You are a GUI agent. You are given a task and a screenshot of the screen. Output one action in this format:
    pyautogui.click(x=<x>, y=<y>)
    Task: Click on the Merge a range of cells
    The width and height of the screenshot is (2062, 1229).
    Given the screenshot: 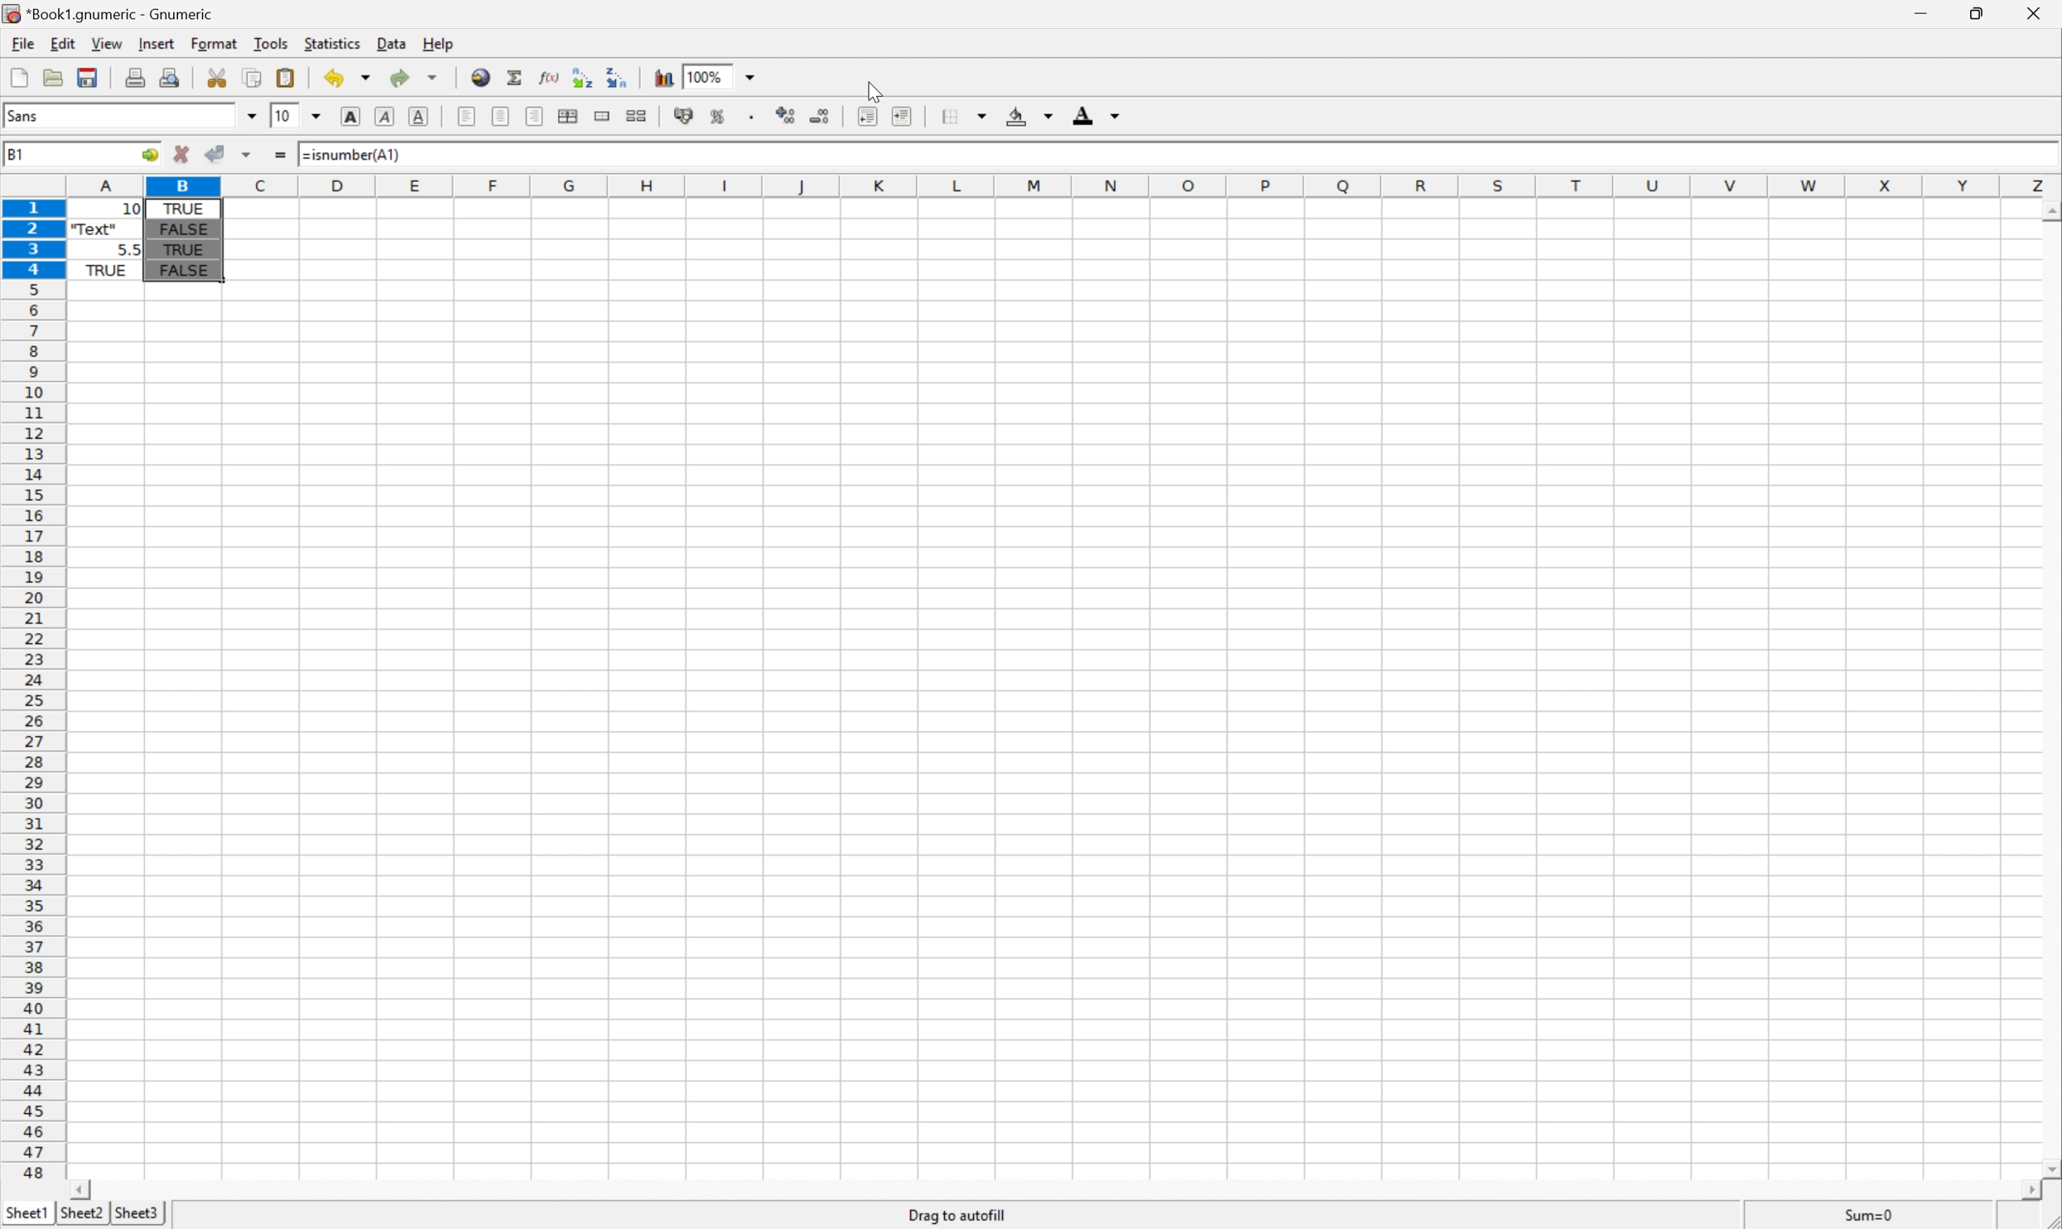 What is the action you would take?
    pyautogui.click(x=604, y=115)
    